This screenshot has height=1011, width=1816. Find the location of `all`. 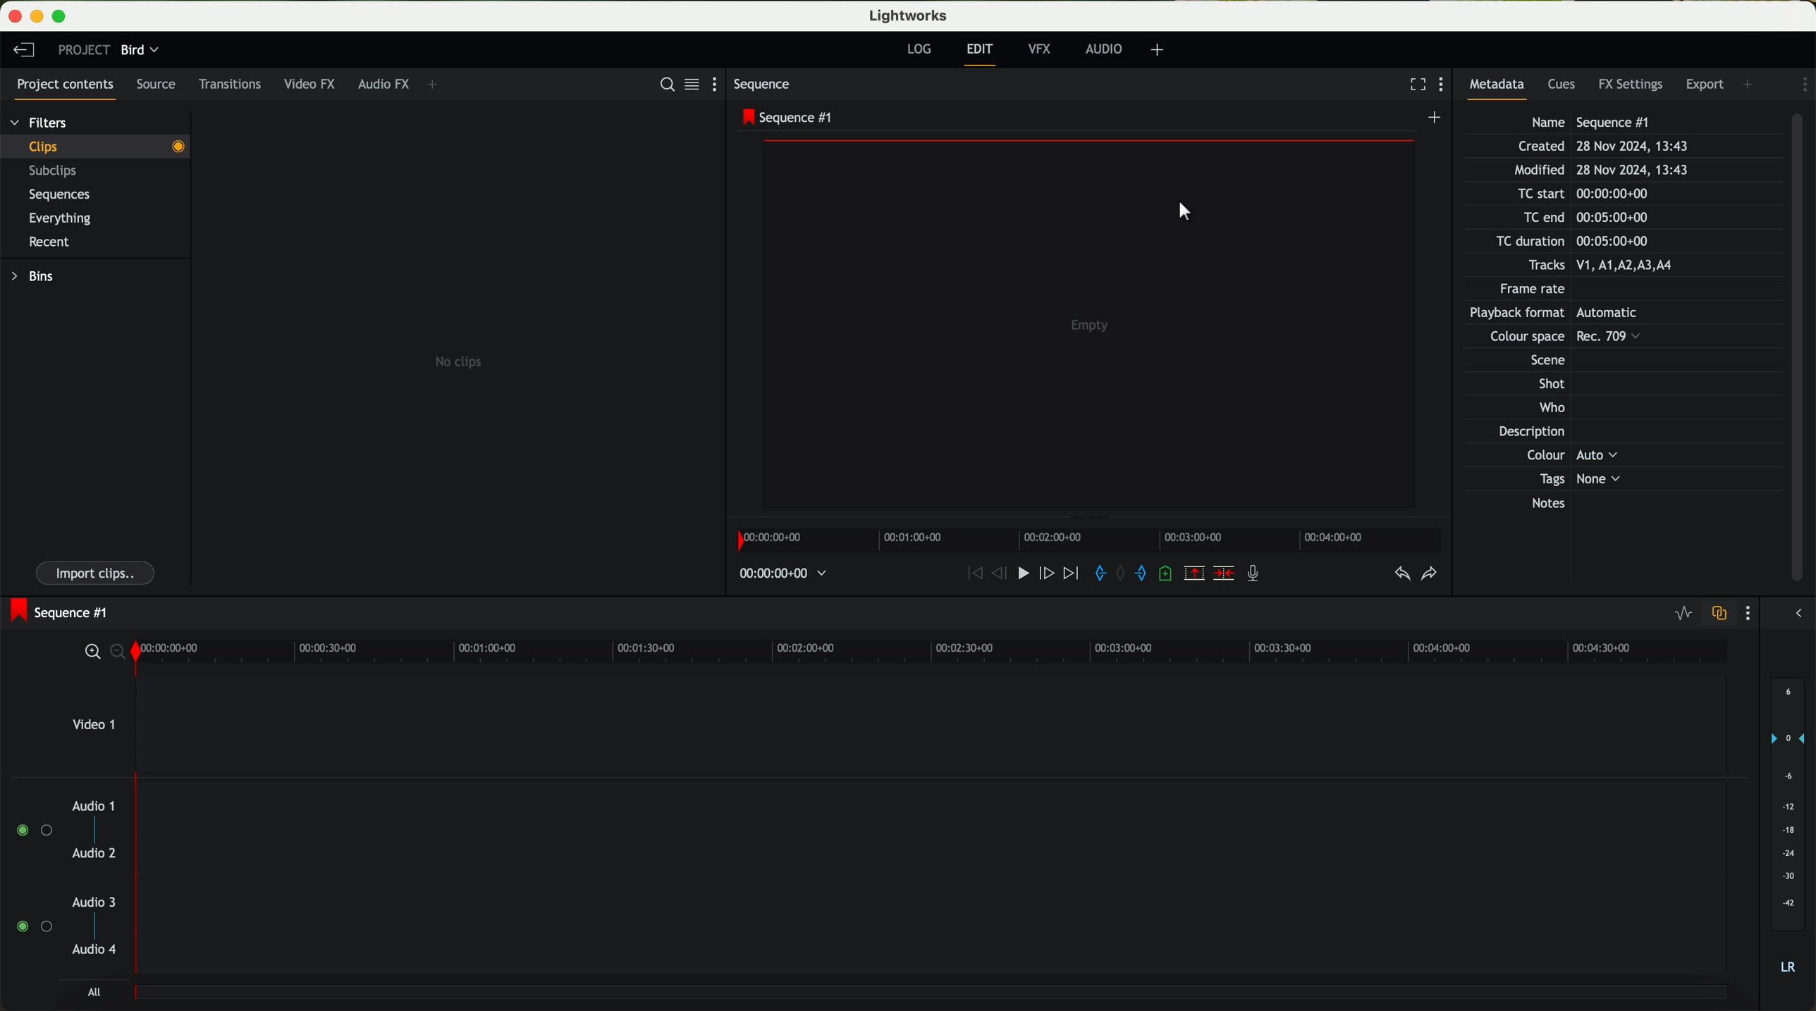

all is located at coordinates (934, 998).